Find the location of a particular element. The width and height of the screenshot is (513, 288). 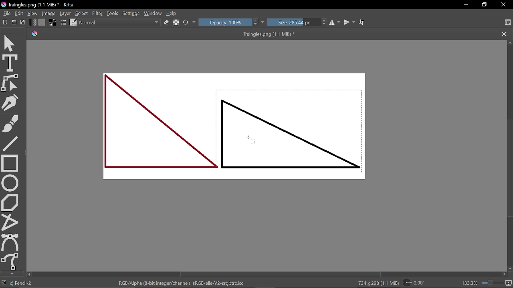

Close tab is located at coordinates (503, 34).